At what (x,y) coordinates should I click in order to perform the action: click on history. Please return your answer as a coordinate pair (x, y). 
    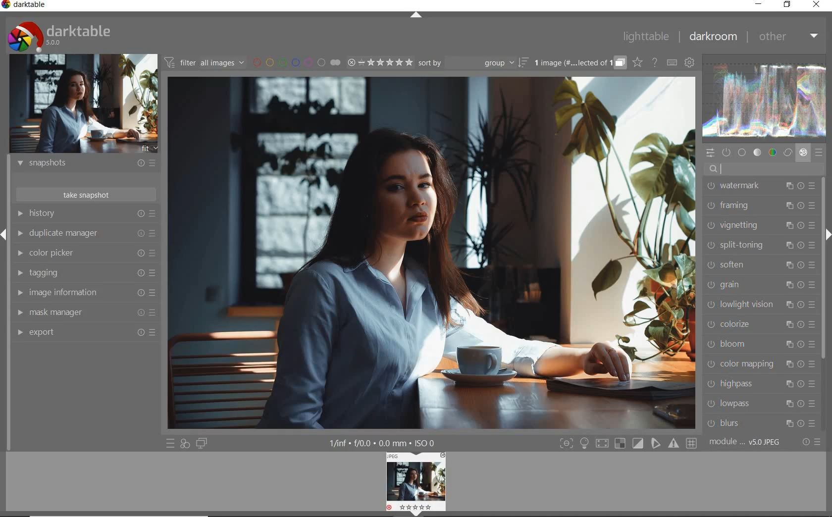
    Looking at the image, I should click on (85, 213).